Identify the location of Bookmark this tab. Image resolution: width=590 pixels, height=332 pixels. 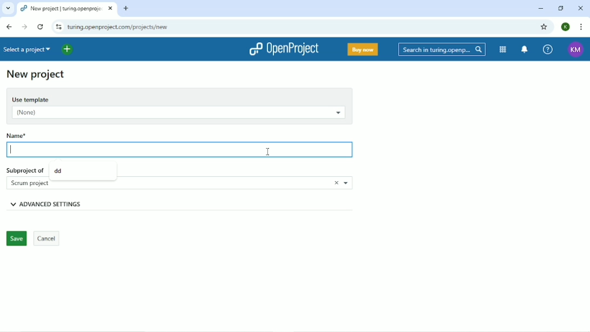
(544, 26).